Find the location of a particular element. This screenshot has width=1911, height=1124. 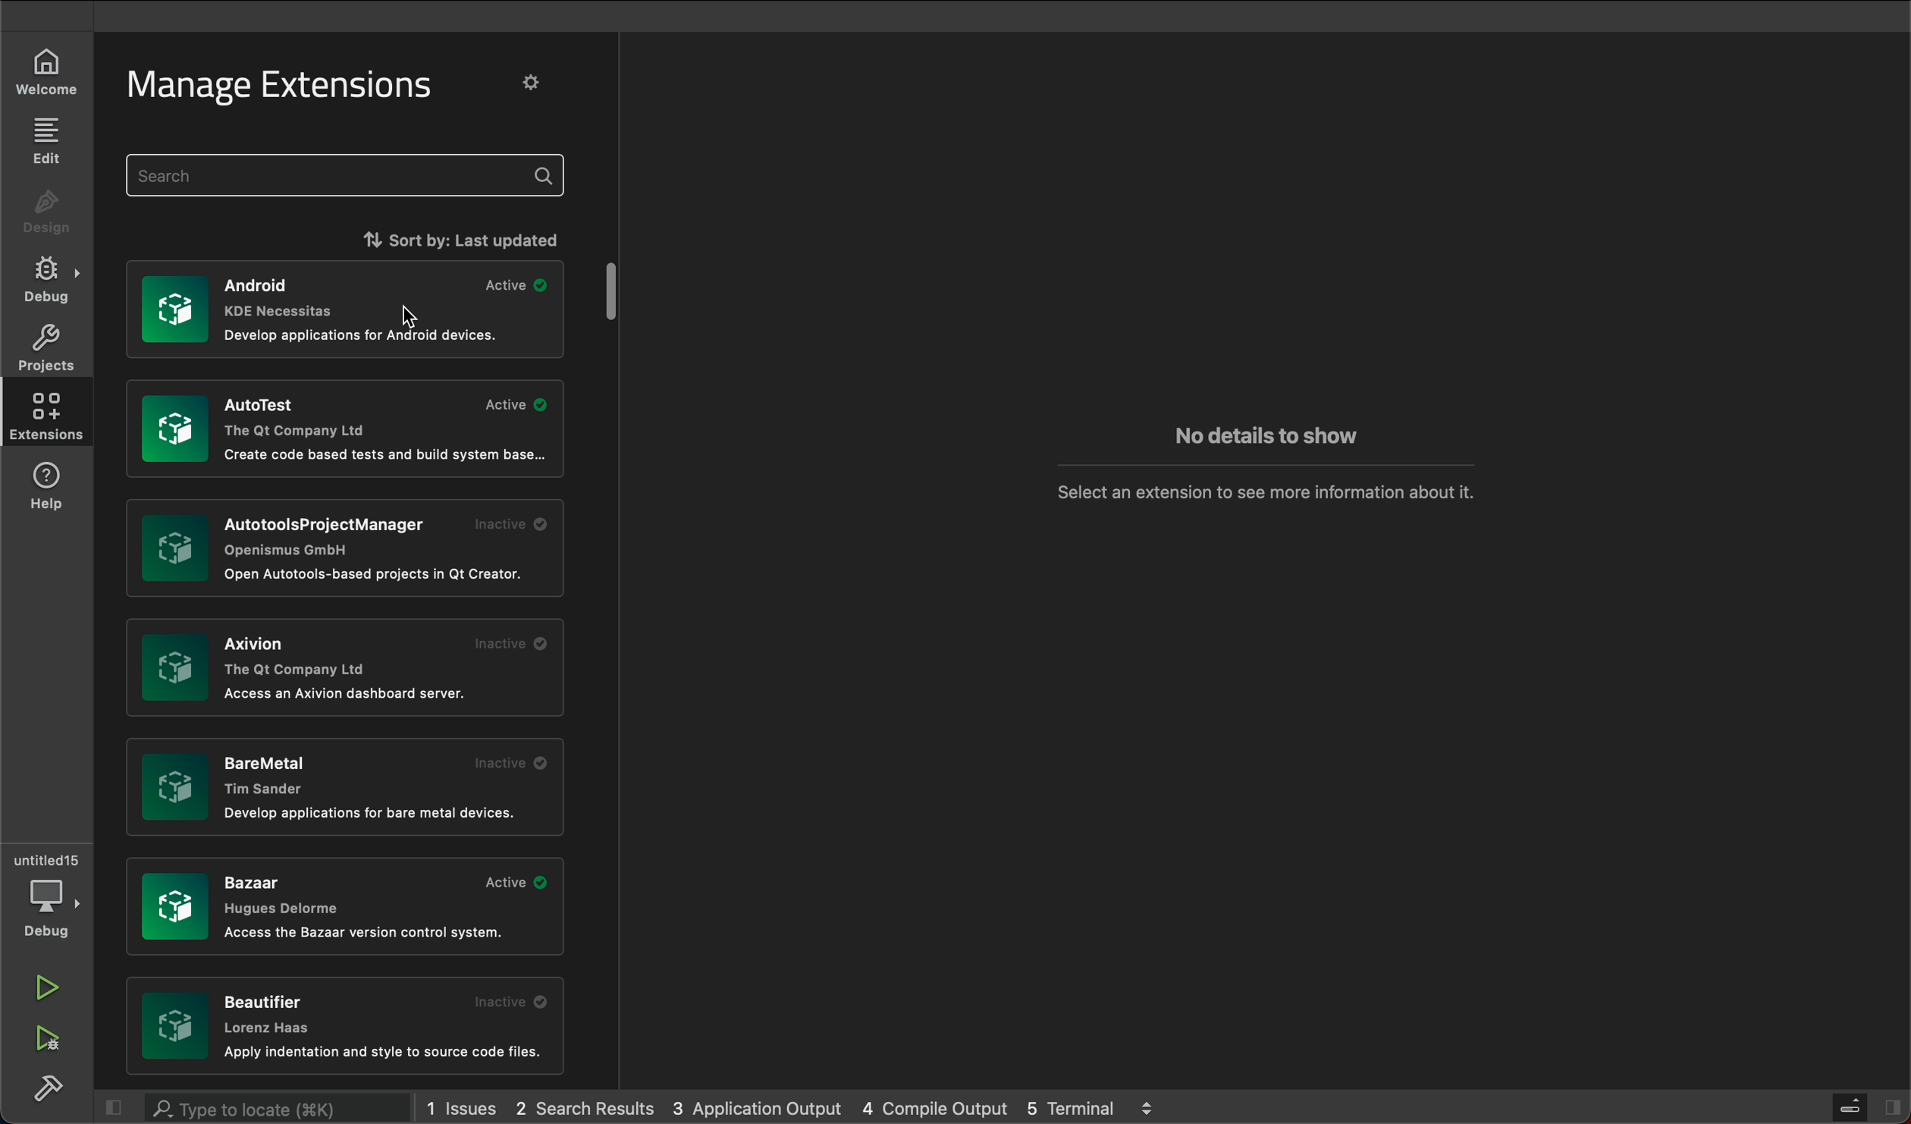

manage extension is located at coordinates (284, 87).